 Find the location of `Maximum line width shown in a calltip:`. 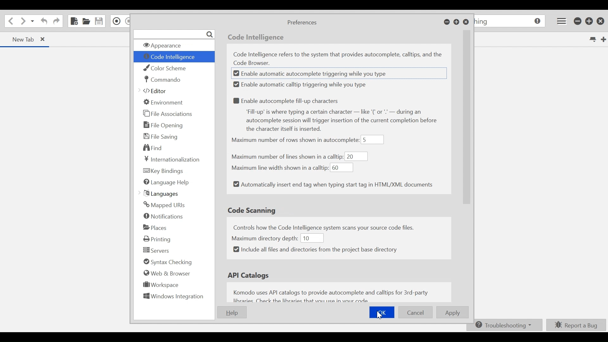

Maximum line width shown in a calltip: is located at coordinates (279, 167).